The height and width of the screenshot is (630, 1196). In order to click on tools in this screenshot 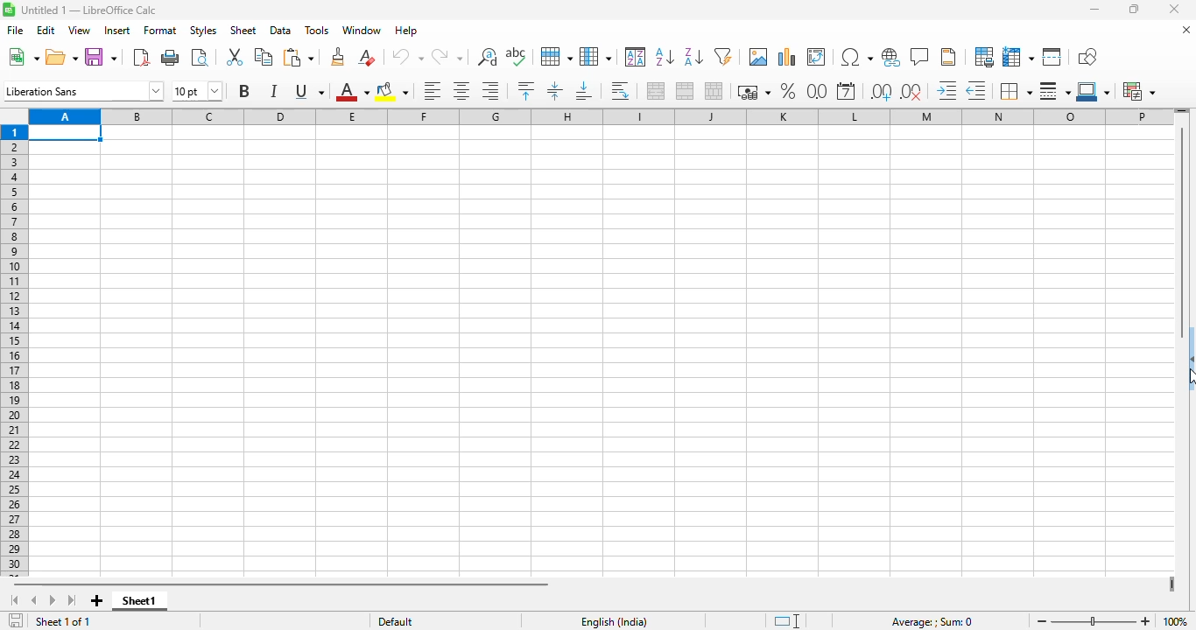, I will do `click(317, 31)`.